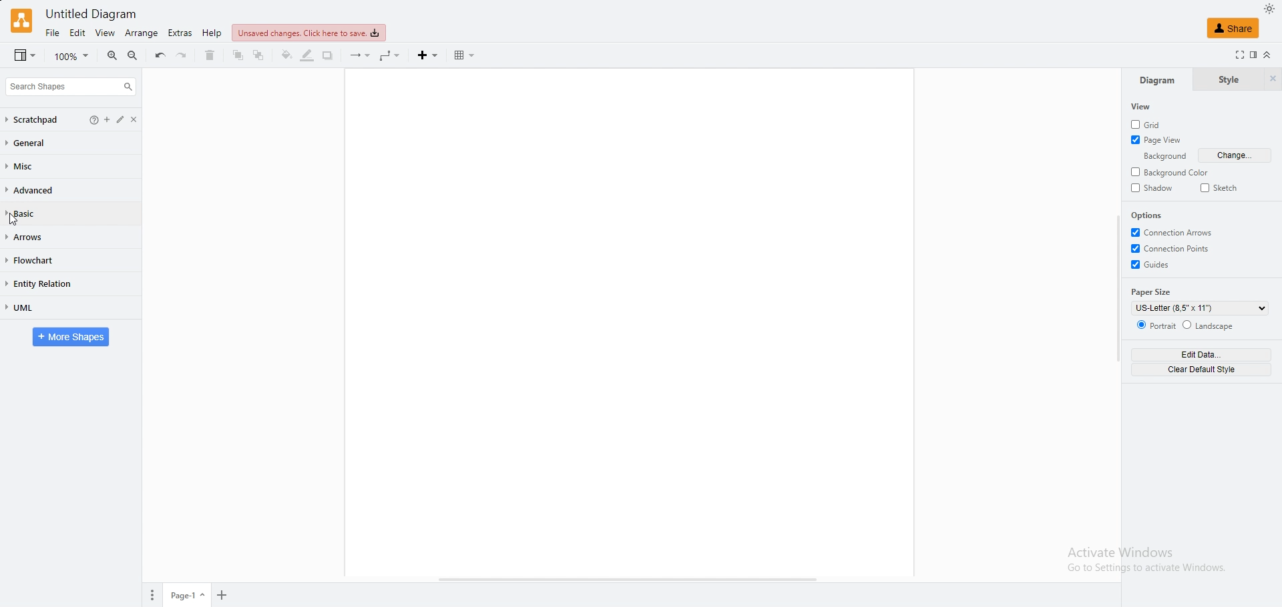 This screenshot has height=607, width=1282. What do you see at coordinates (1236, 55) in the screenshot?
I see `full screen` at bounding box center [1236, 55].